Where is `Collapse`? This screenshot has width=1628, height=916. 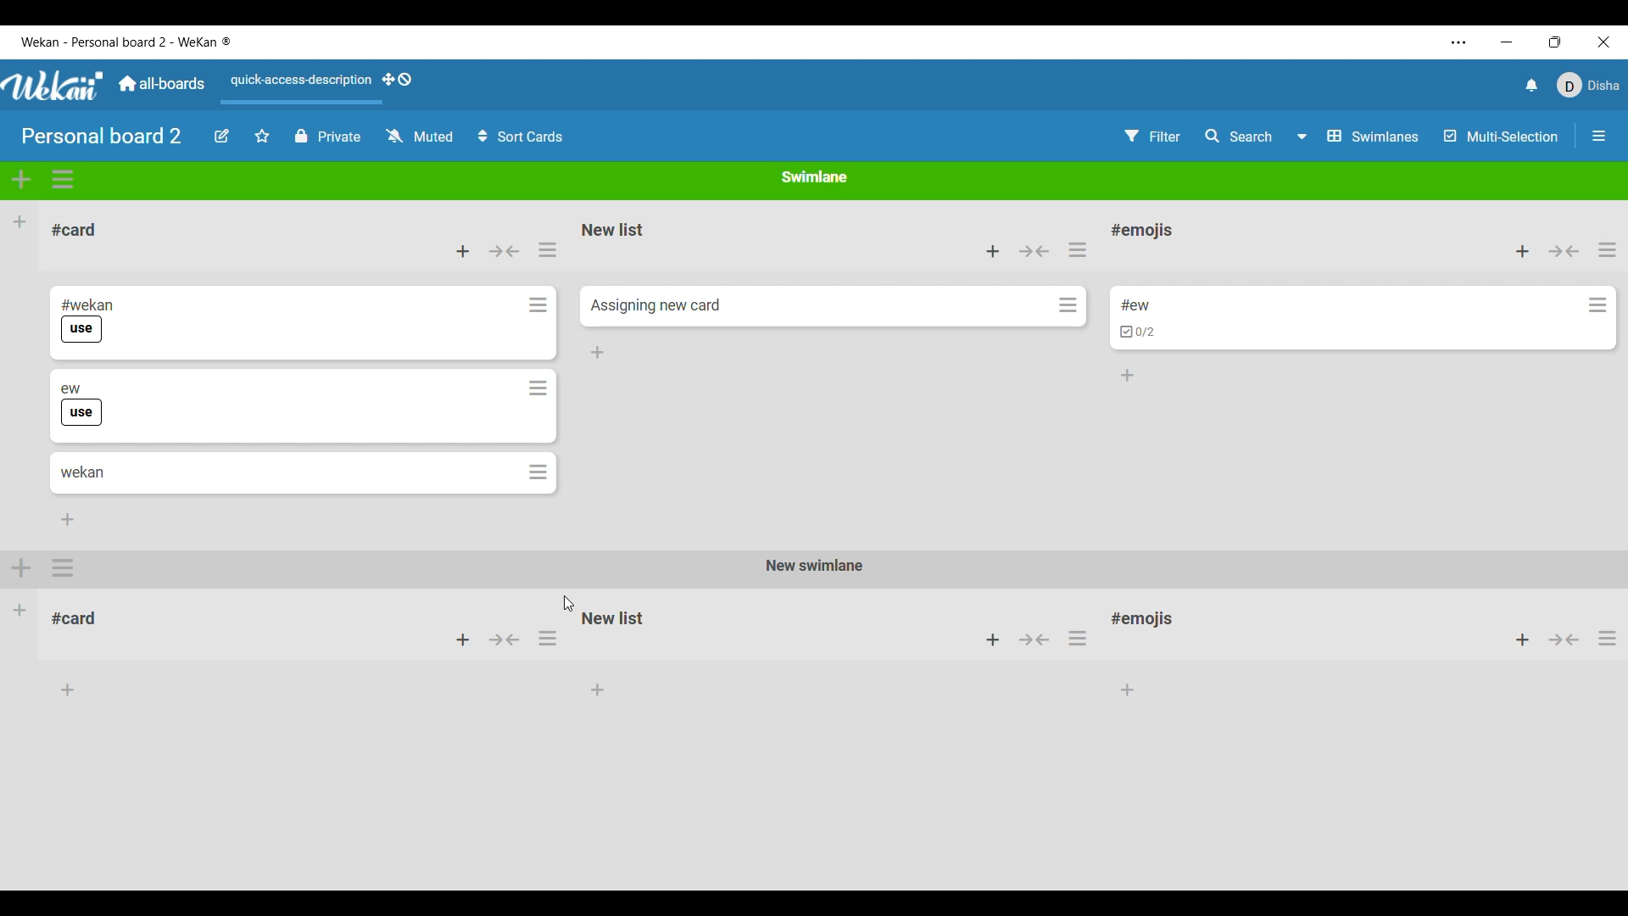 Collapse is located at coordinates (1564, 251).